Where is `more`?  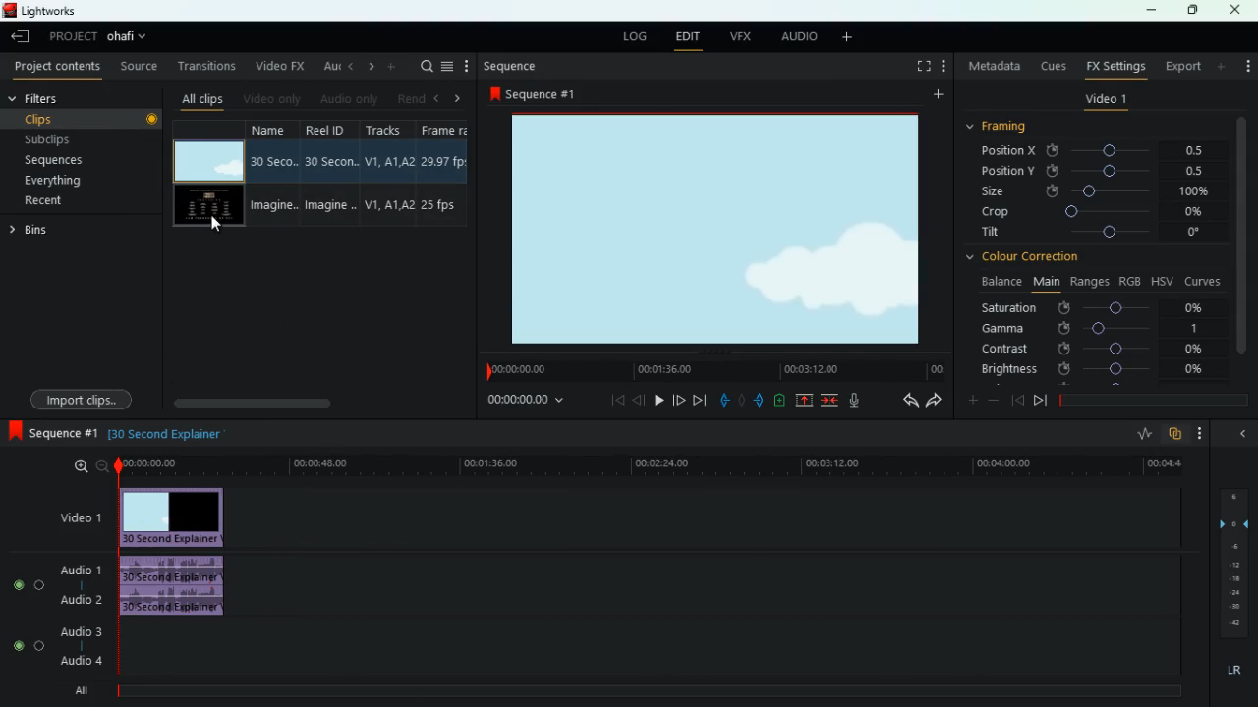
more is located at coordinates (393, 66).